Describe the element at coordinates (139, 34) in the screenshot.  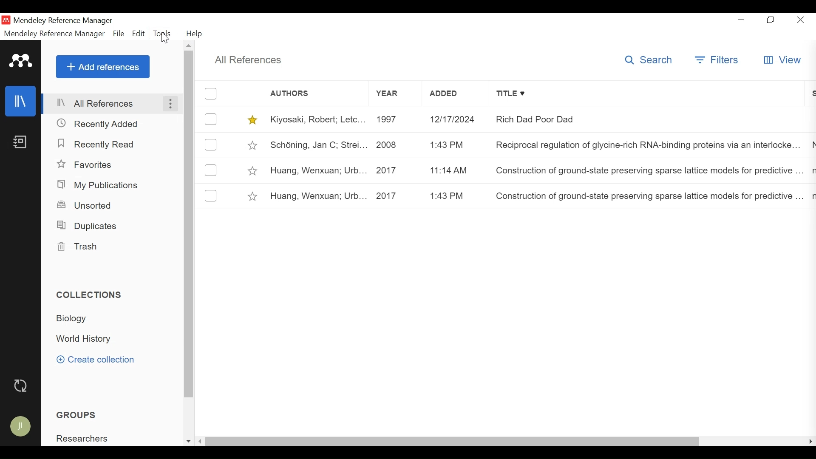
I see `Edit` at that location.